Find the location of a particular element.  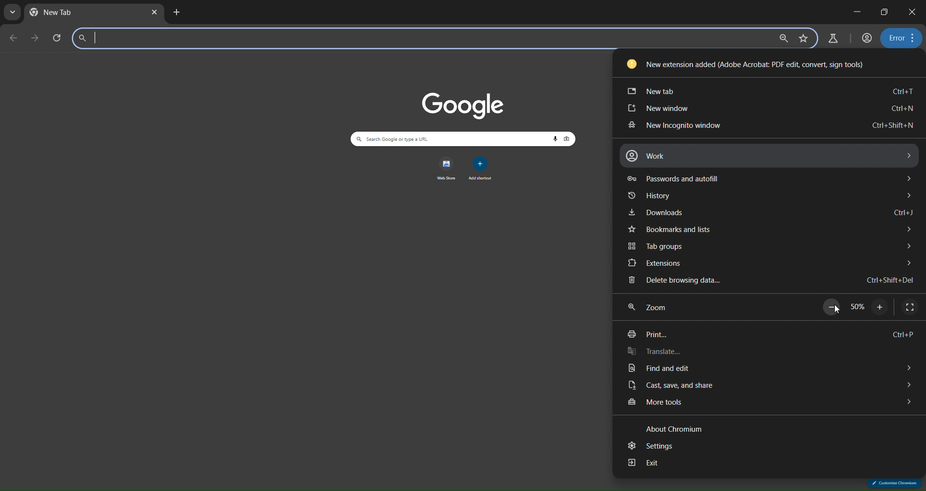

close tab is located at coordinates (156, 13).